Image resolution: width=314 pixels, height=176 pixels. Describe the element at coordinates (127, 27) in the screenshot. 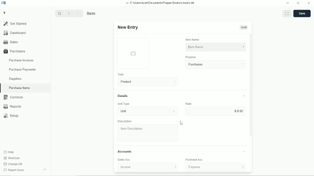

I see `new entry` at that location.